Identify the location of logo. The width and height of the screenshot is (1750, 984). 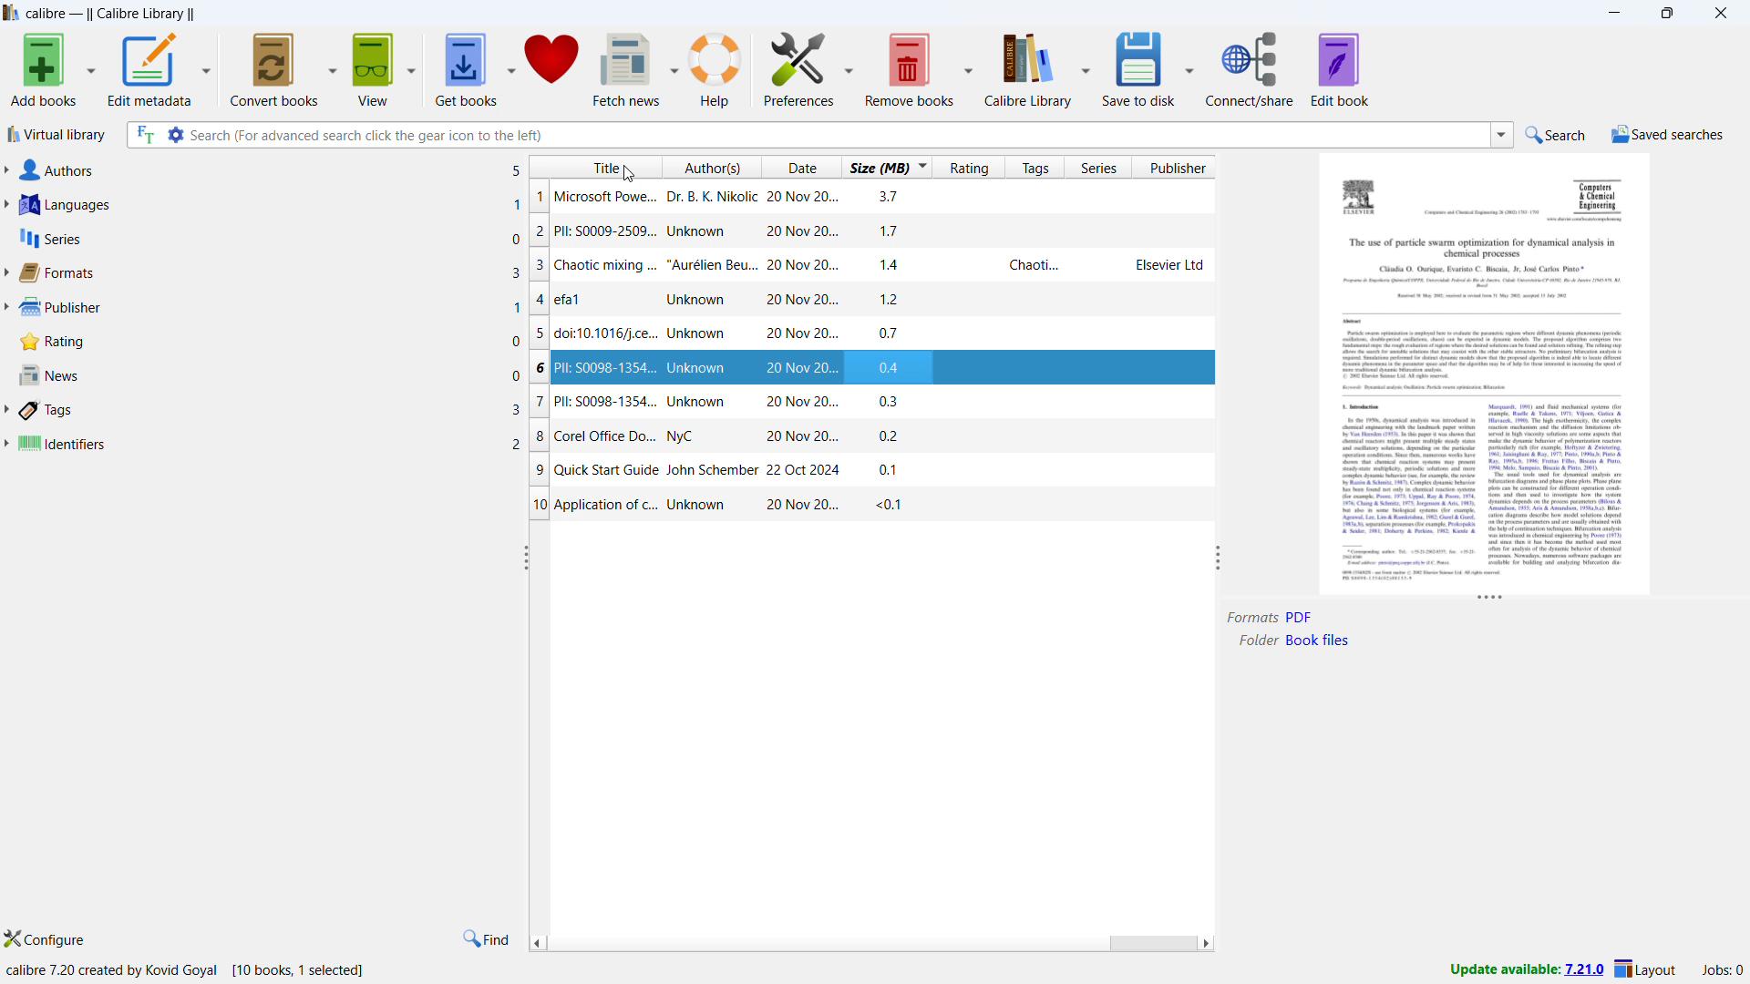
(11, 13).